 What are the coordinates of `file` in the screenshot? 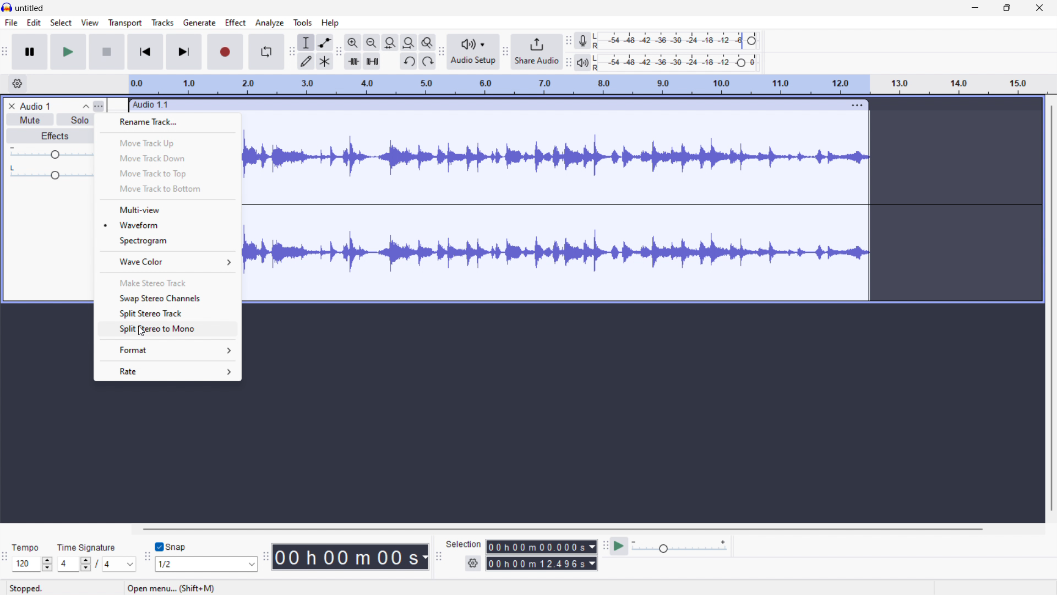 It's located at (12, 23).